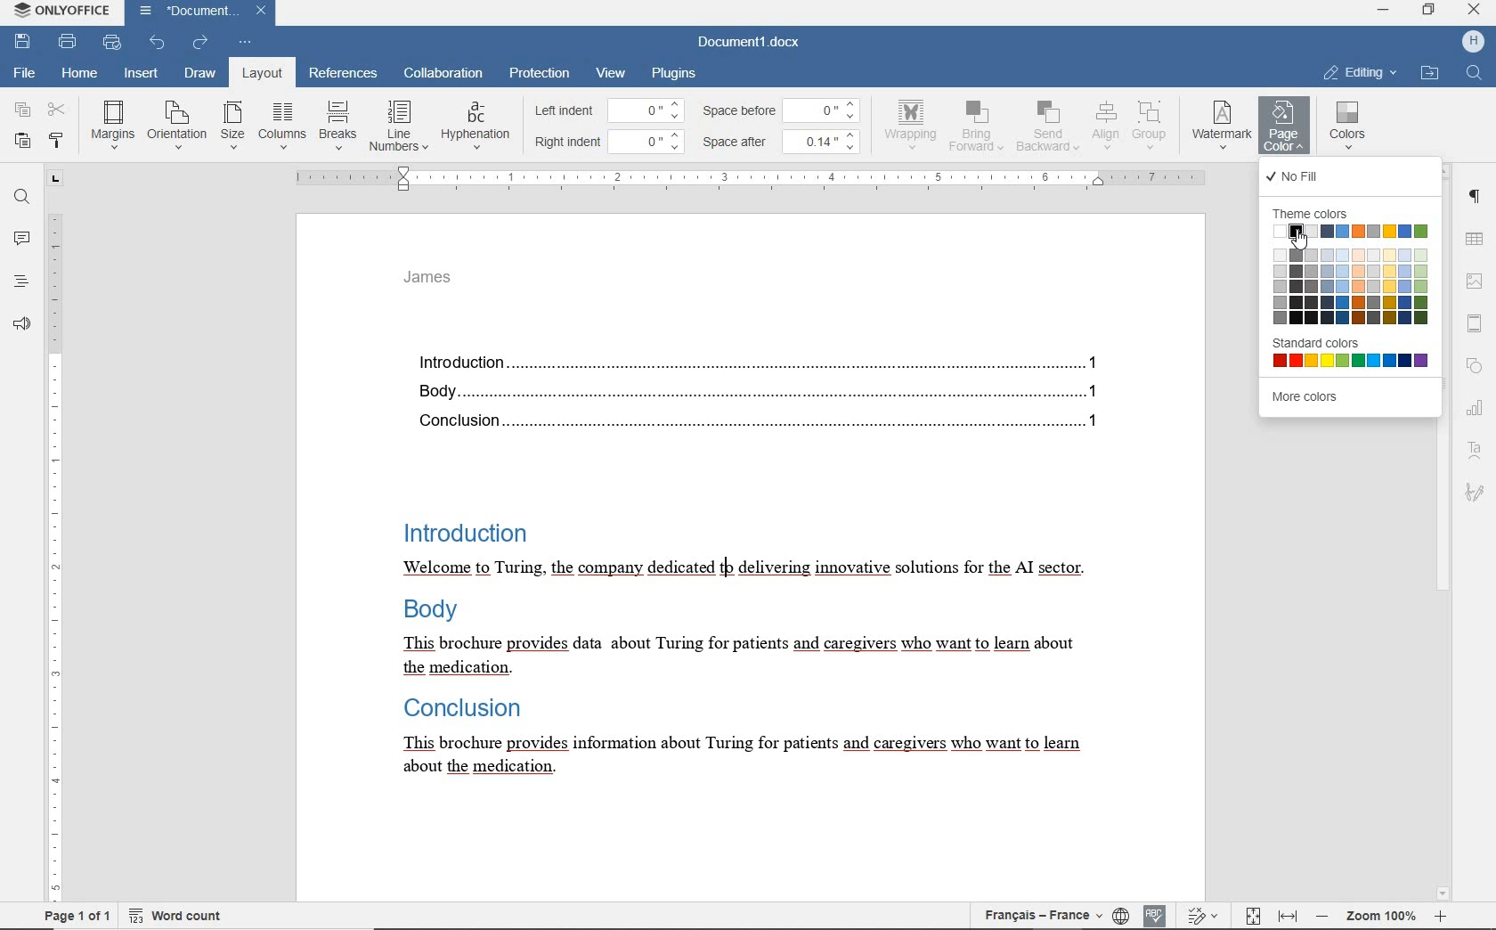 This screenshot has height=930, width=1496. Describe the element at coordinates (69, 42) in the screenshot. I see `print` at that location.